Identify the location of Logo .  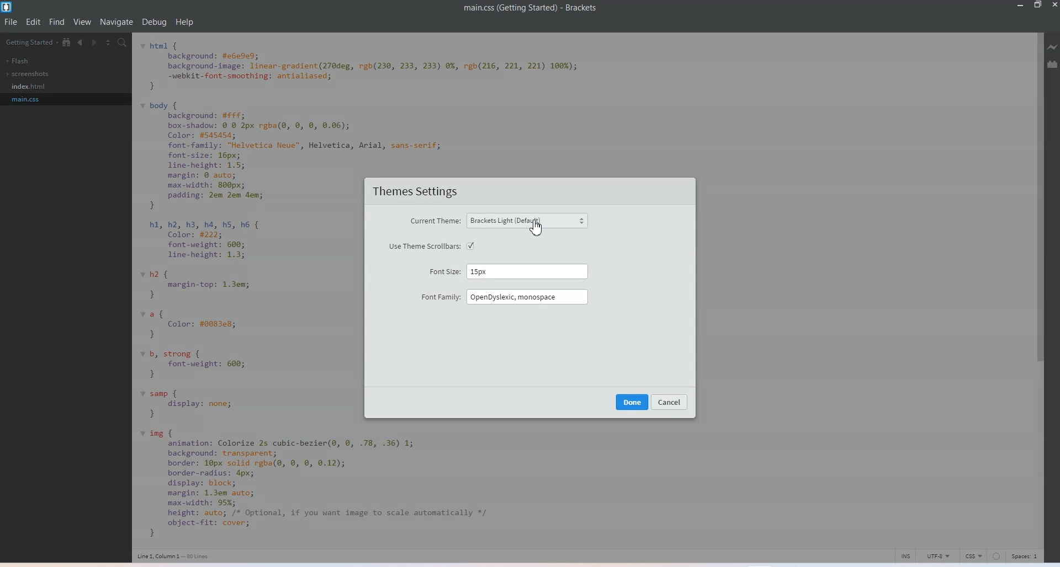
(7, 7).